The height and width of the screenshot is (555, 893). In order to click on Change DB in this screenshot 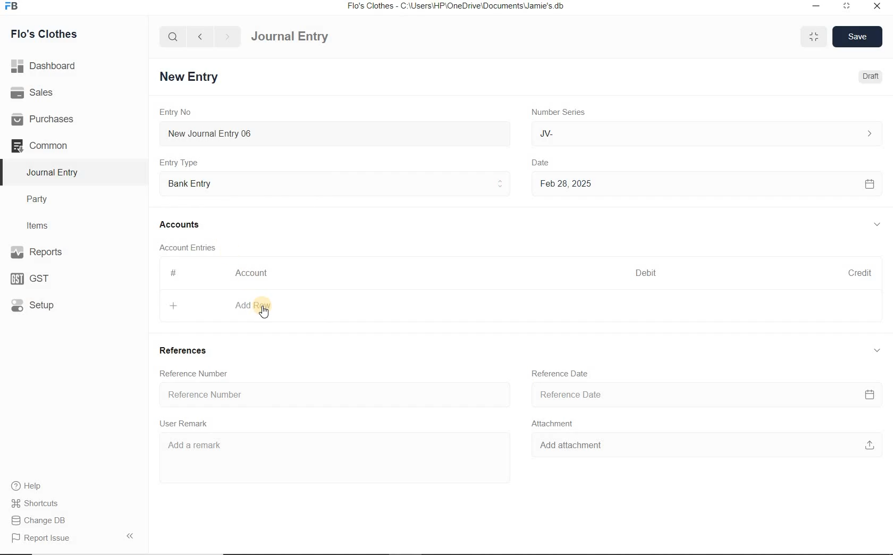, I will do `click(39, 519)`.